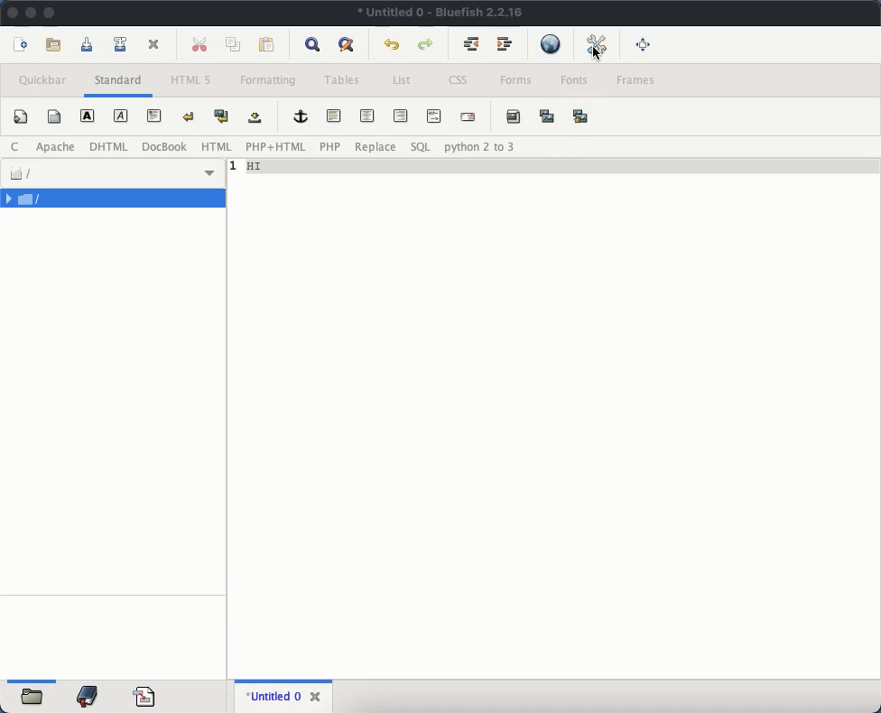 The width and height of the screenshot is (881, 713). What do you see at coordinates (121, 81) in the screenshot?
I see `standard` at bounding box center [121, 81].